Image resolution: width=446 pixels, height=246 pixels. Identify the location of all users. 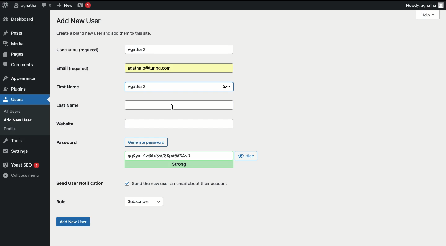
(14, 112).